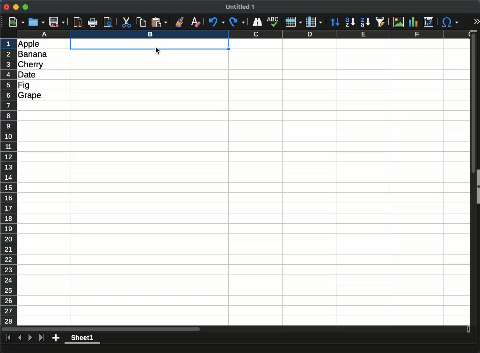 The image size is (480, 353). Describe the element at coordinates (93, 22) in the screenshot. I see `print` at that location.